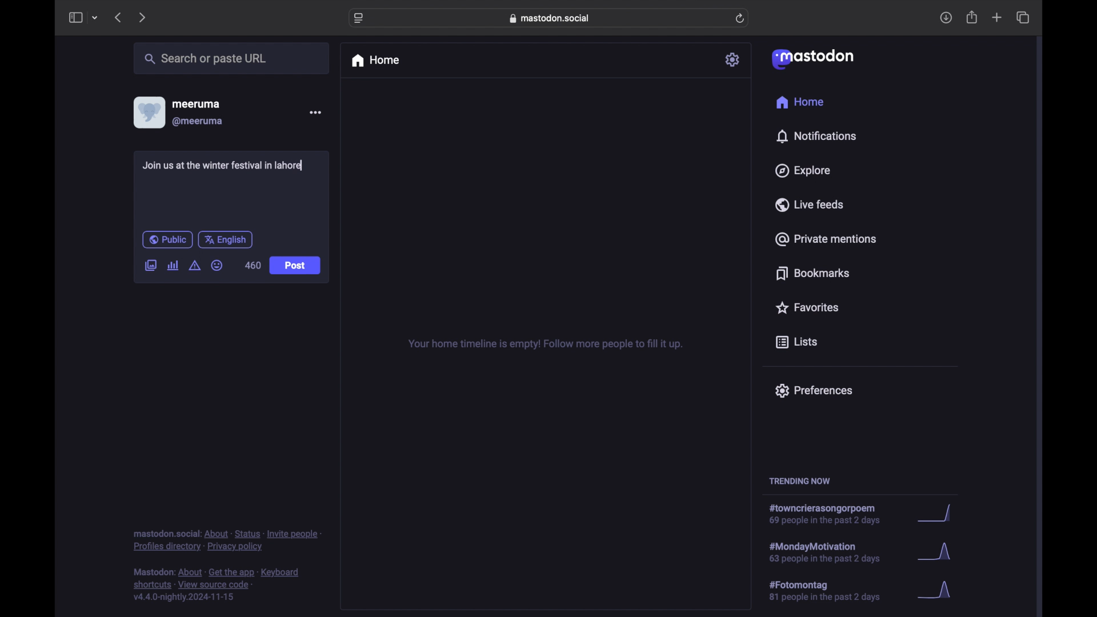 Image resolution: width=1097 pixels, height=617 pixels. Describe the element at coordinates (148, 112) in the screenshot. I see `display picture` at that location.